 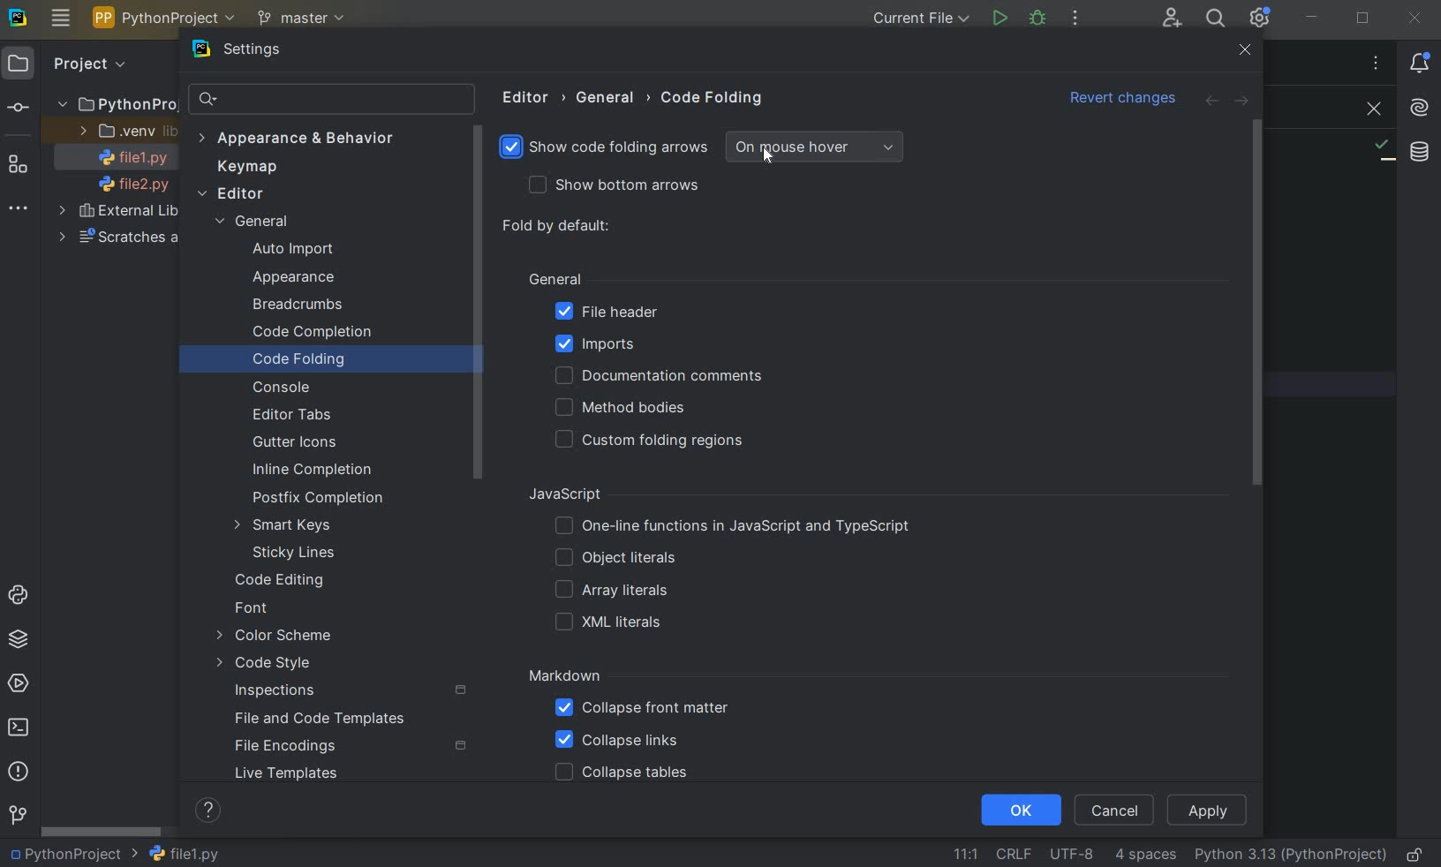 I want to click on FILE NAME 2, so click(x=125, y=185).